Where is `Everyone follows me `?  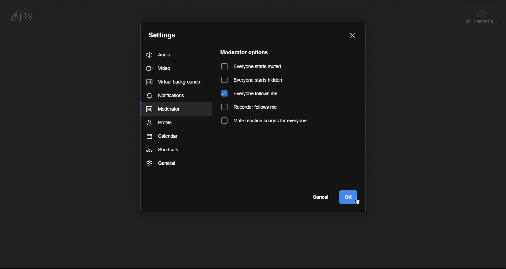
Everyone follows me  is located at coordinates (249, 93).